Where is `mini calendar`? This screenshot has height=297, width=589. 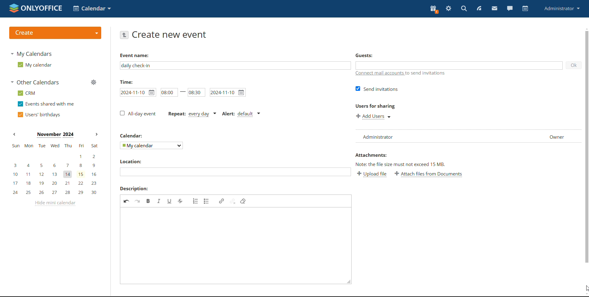
mini calendar is located at coordinates (55, 169).